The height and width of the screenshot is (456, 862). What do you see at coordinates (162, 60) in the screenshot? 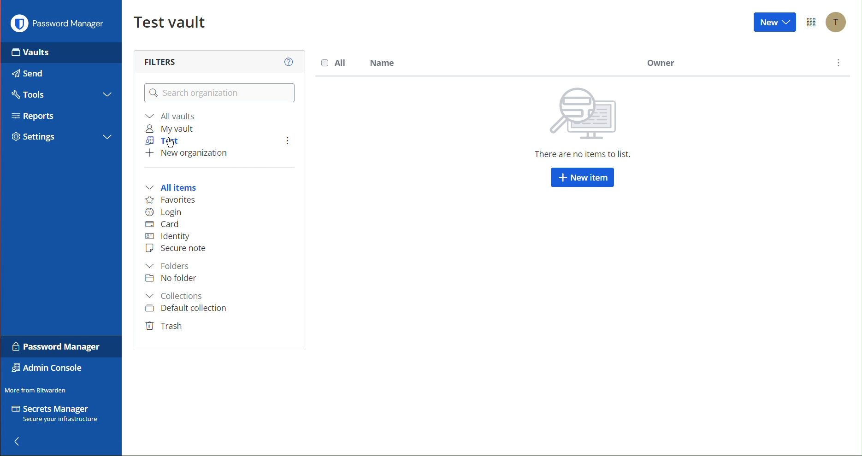
I see `Filters` at bounding box center [162, 60].